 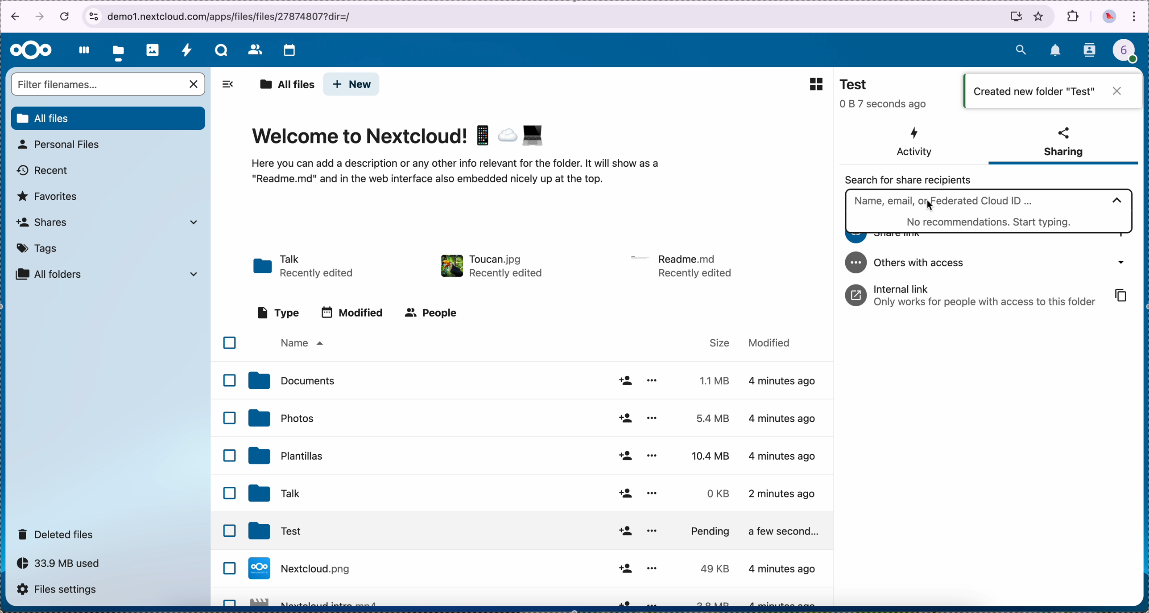 What do you see at coordinates (775, 344) in the screenshot?
I see `modified` at bounding box center [775, 344].